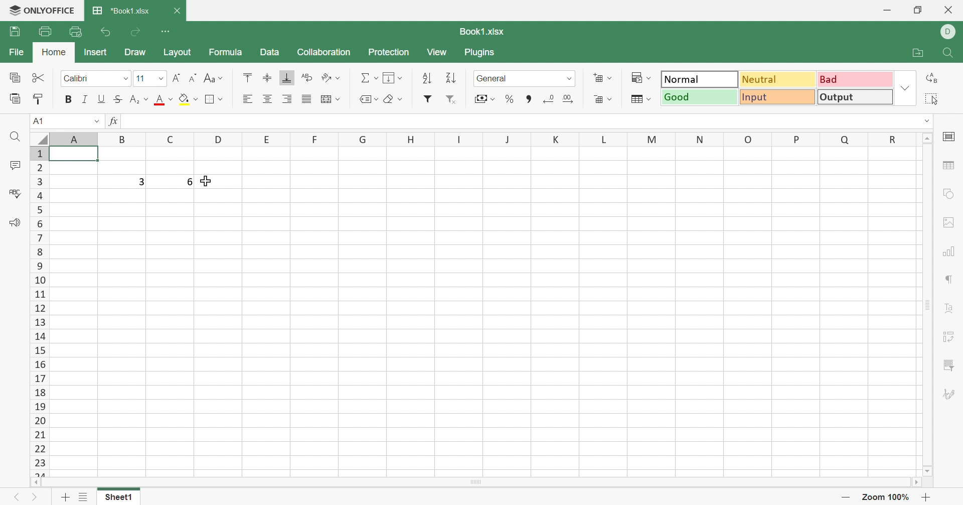 Image resolution: width=963 pixels, height=505 pixels. What do you see at coordinates (67, 100) in the screenshot?
I see `Bold` at bounding box center [67, 100].